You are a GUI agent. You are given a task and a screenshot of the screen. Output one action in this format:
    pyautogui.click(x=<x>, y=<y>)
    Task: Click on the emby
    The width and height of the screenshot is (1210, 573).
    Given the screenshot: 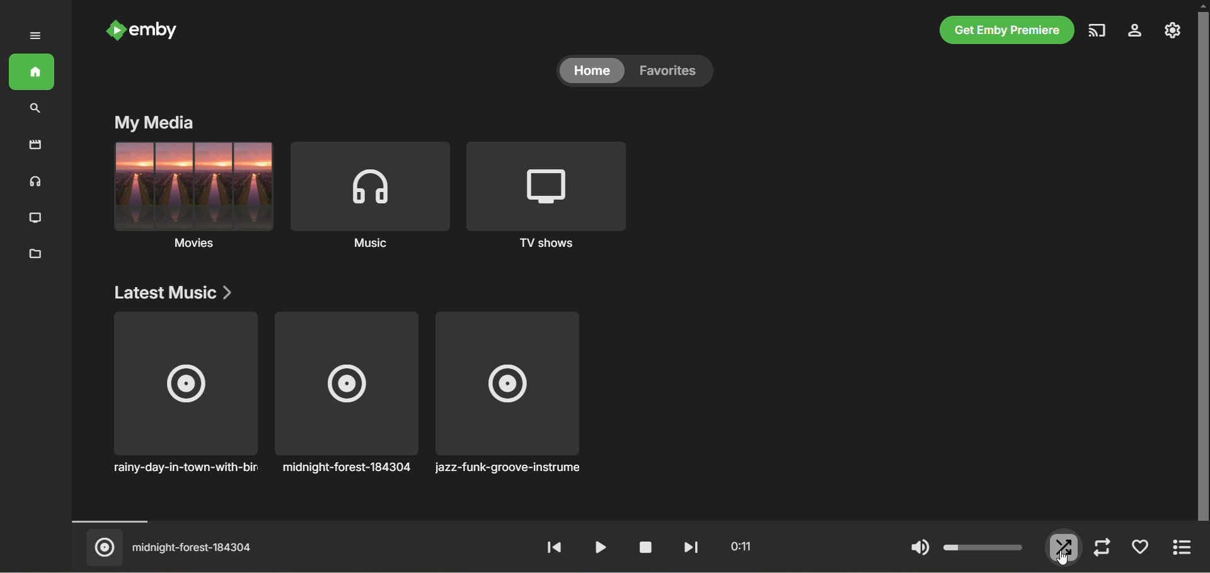 What is the action you would take?
    pyautogui.click(x=143, y=32)
    